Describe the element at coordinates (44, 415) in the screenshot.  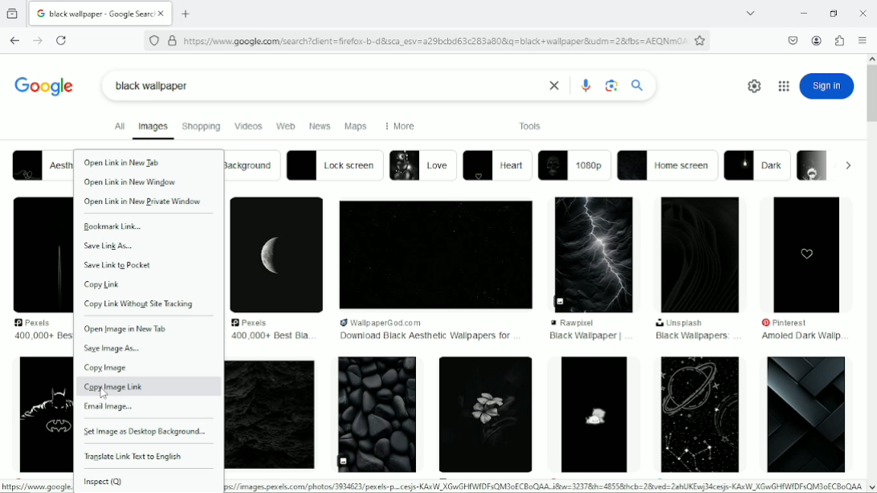
I see `black wallpaper image` at that location.